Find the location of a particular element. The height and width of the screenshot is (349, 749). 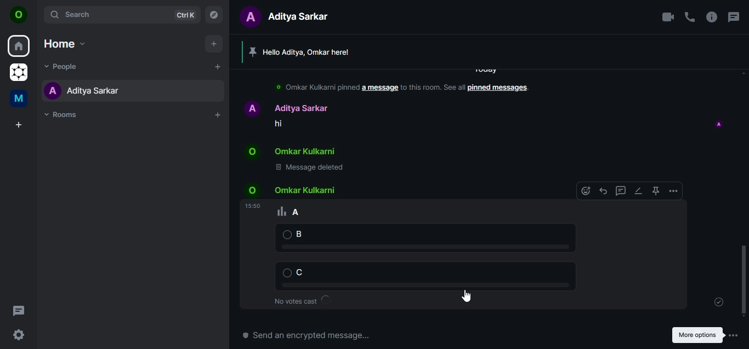

rooms is located at coordinates (64, 115).